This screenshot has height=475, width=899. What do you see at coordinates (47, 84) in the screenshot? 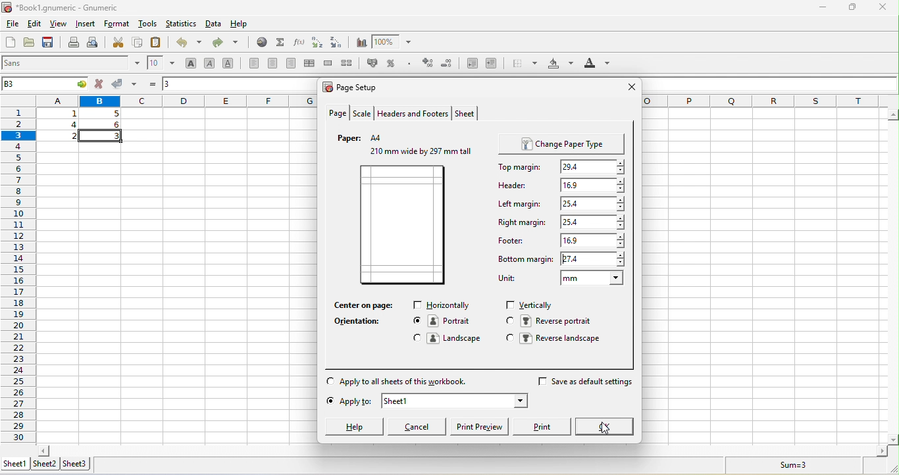
I see `b3` at bounding box center [47, 84].